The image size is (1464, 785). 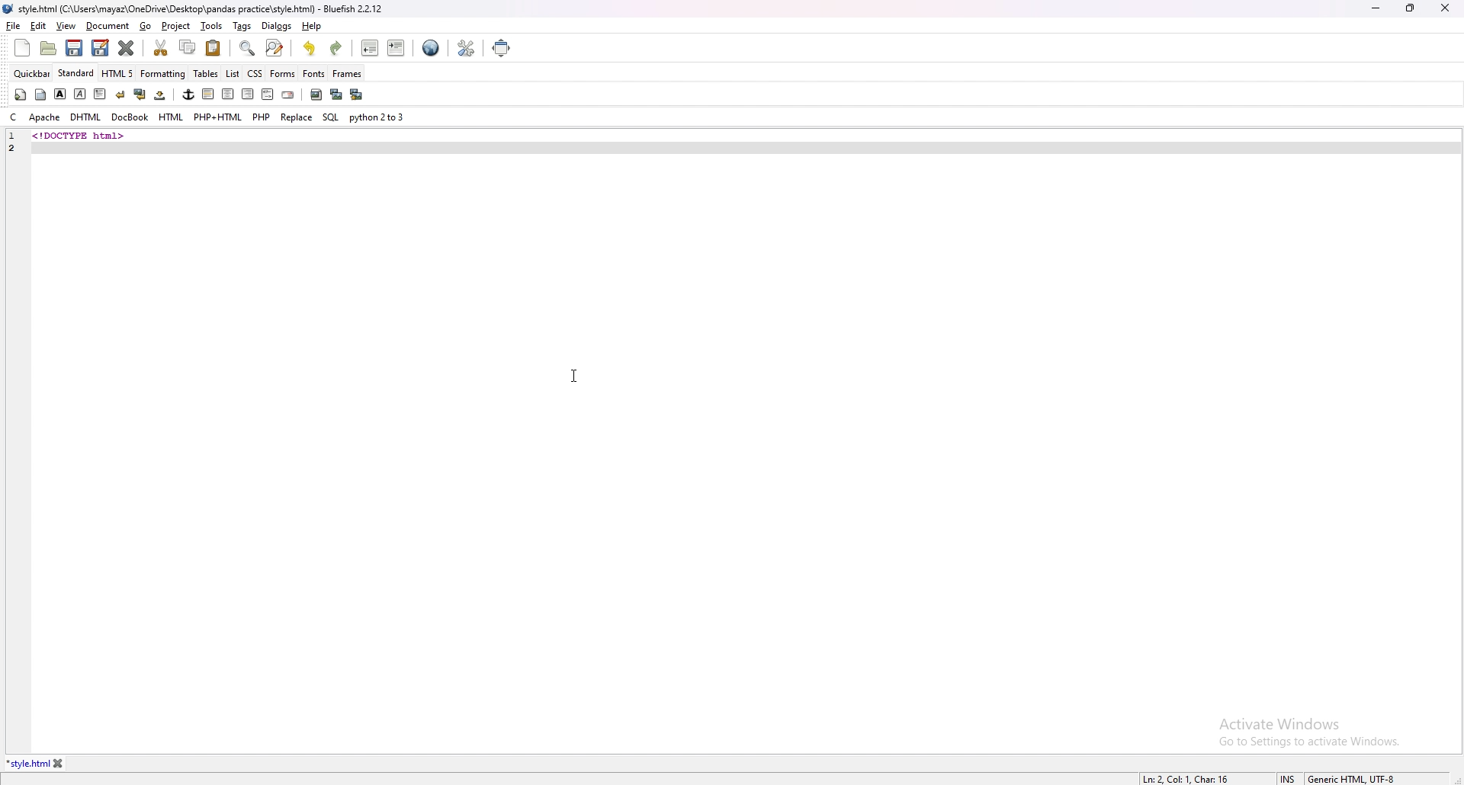 What do you see at coordinates (1288, 778) in the screenshot?
I see `cursor mode` at bounding box center [1288, 778].